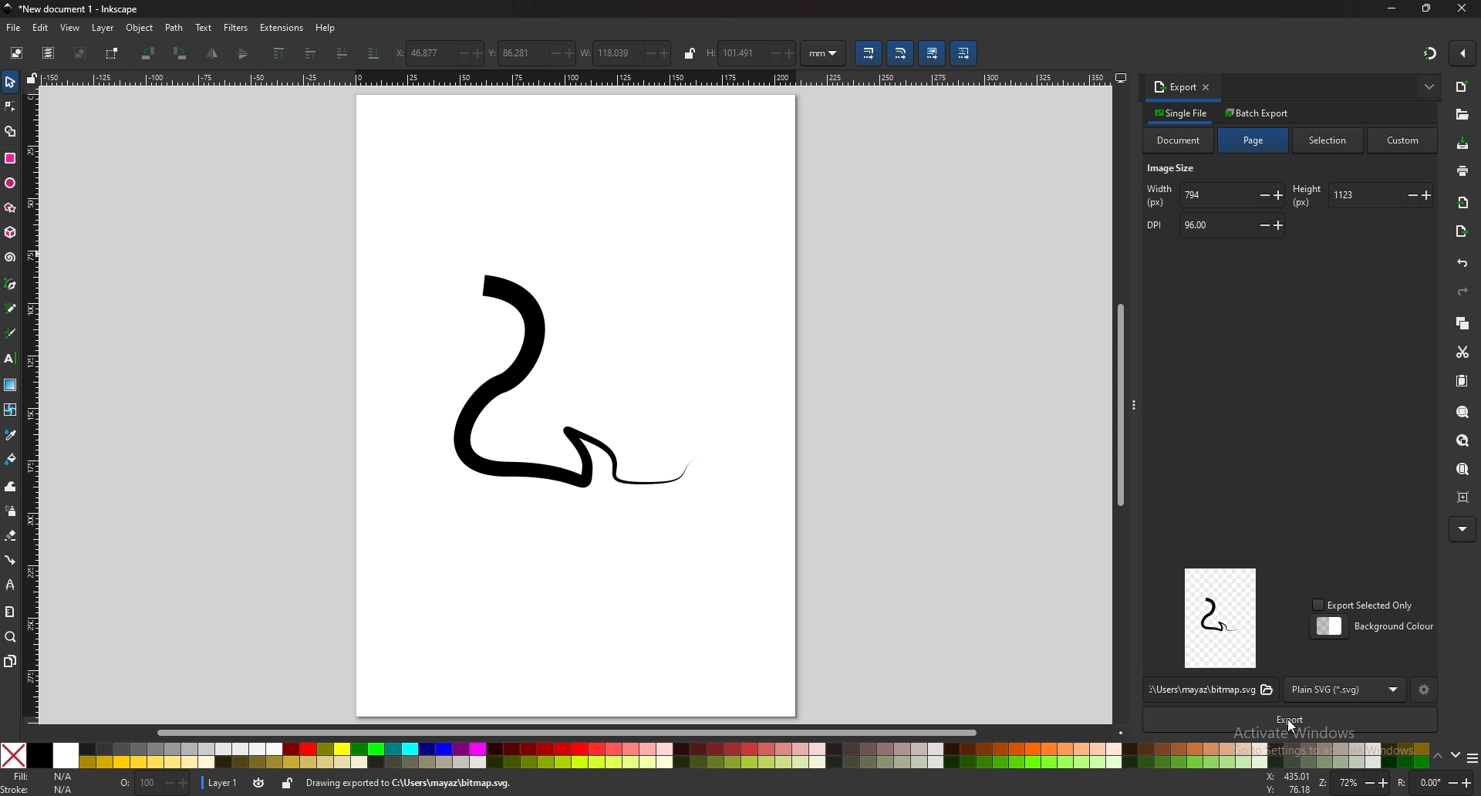 The image size is (1481, 796). I want to click on up, so click(1438, 756).